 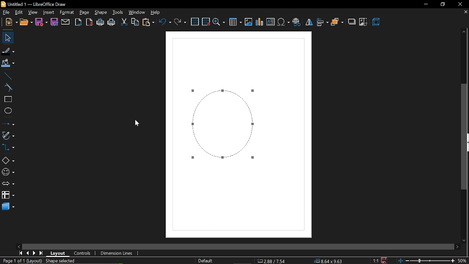 What do you see at coordinates (9, 173) in the screenshot?
I see ` symbol shapes` at bounding box center [9, 173].